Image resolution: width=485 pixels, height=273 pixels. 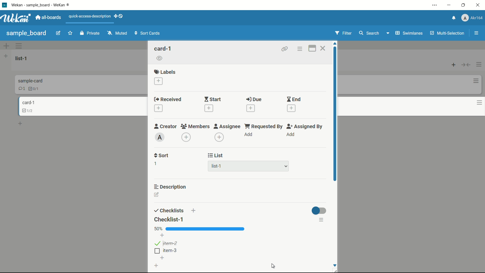 What do you see at coordinates (313, 48) in the screenshot?
I see `maximize card` at bounding box center [313, 48].